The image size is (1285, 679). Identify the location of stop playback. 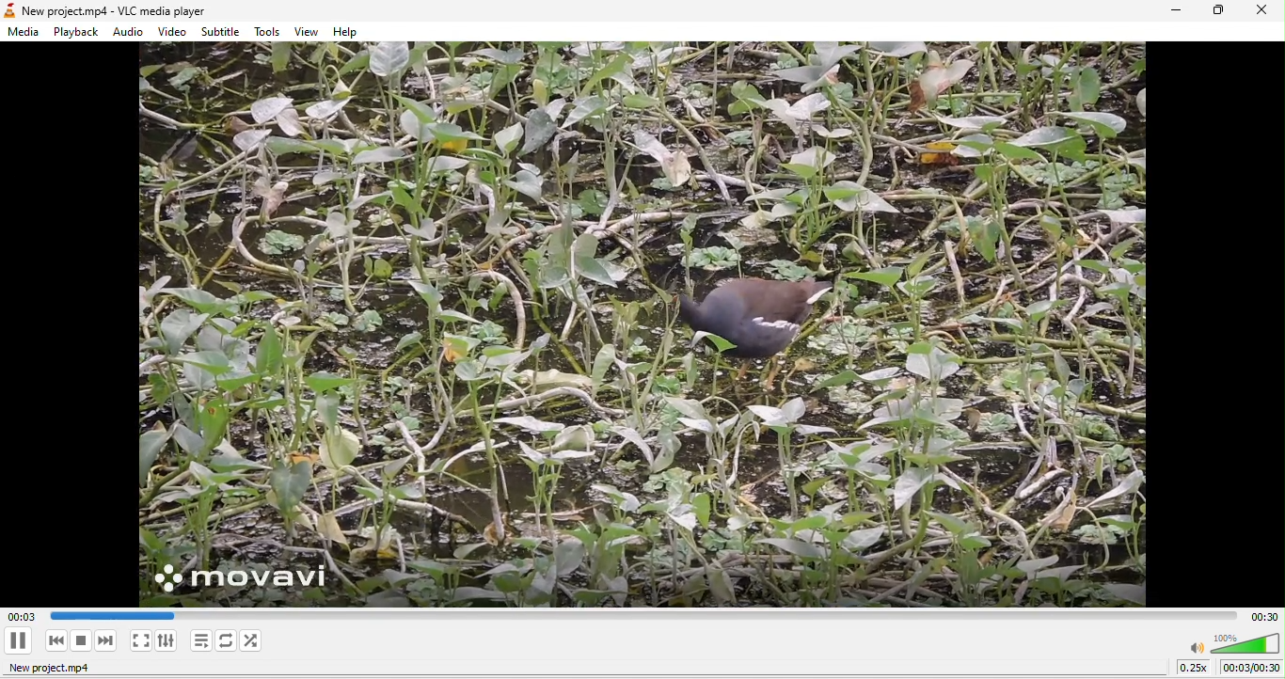
(82, 641).